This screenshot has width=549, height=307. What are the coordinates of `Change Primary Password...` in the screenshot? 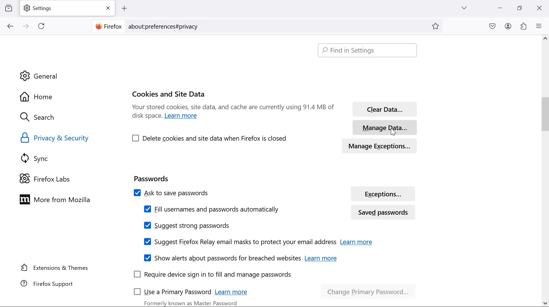 It's located at (370, 290).